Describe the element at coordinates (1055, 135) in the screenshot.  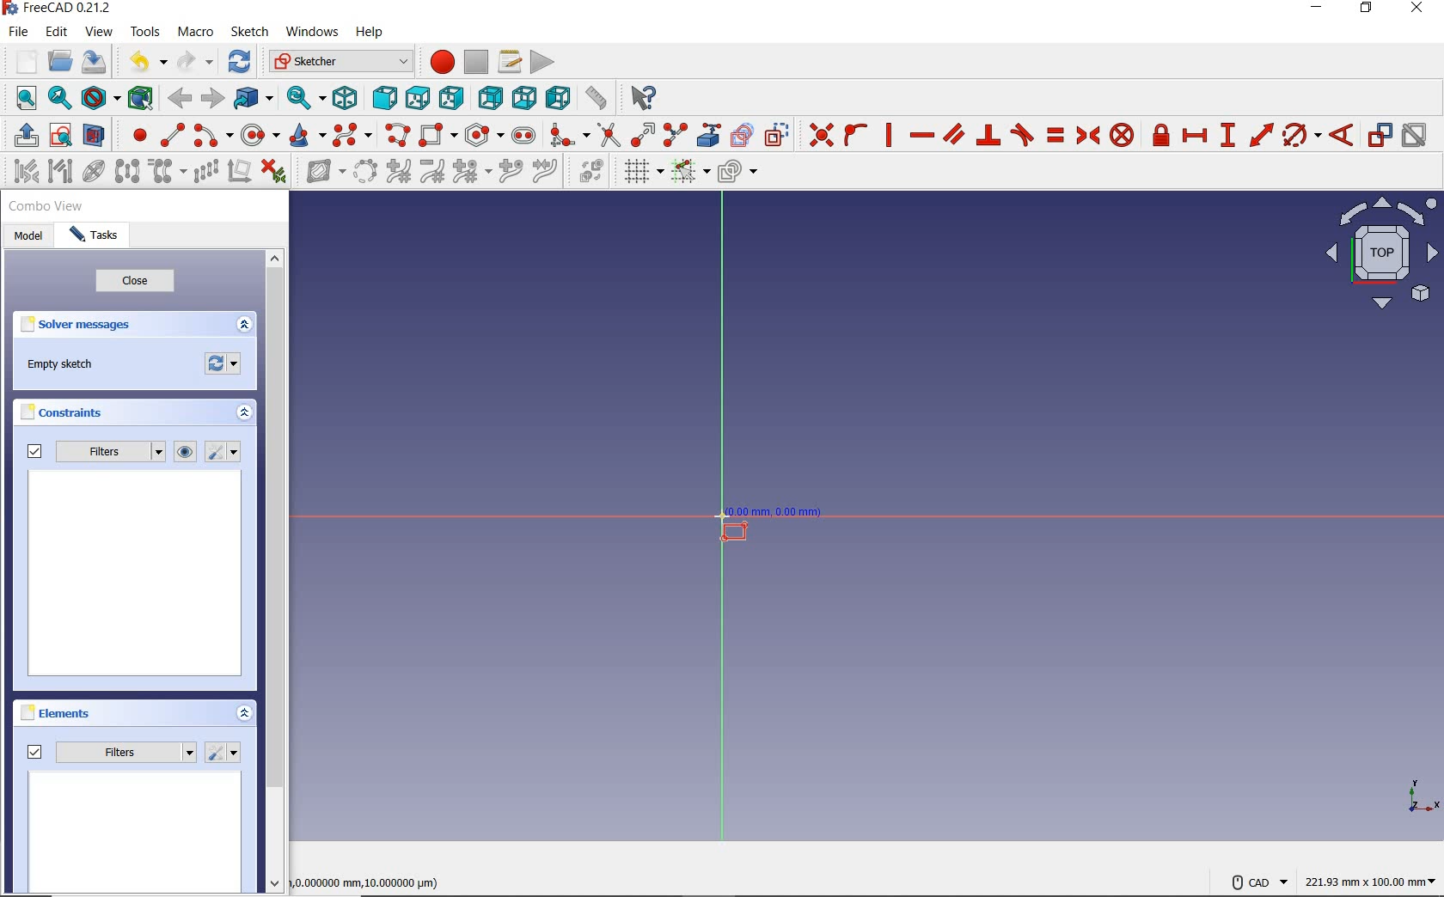
I see `constrain equal` at that location.